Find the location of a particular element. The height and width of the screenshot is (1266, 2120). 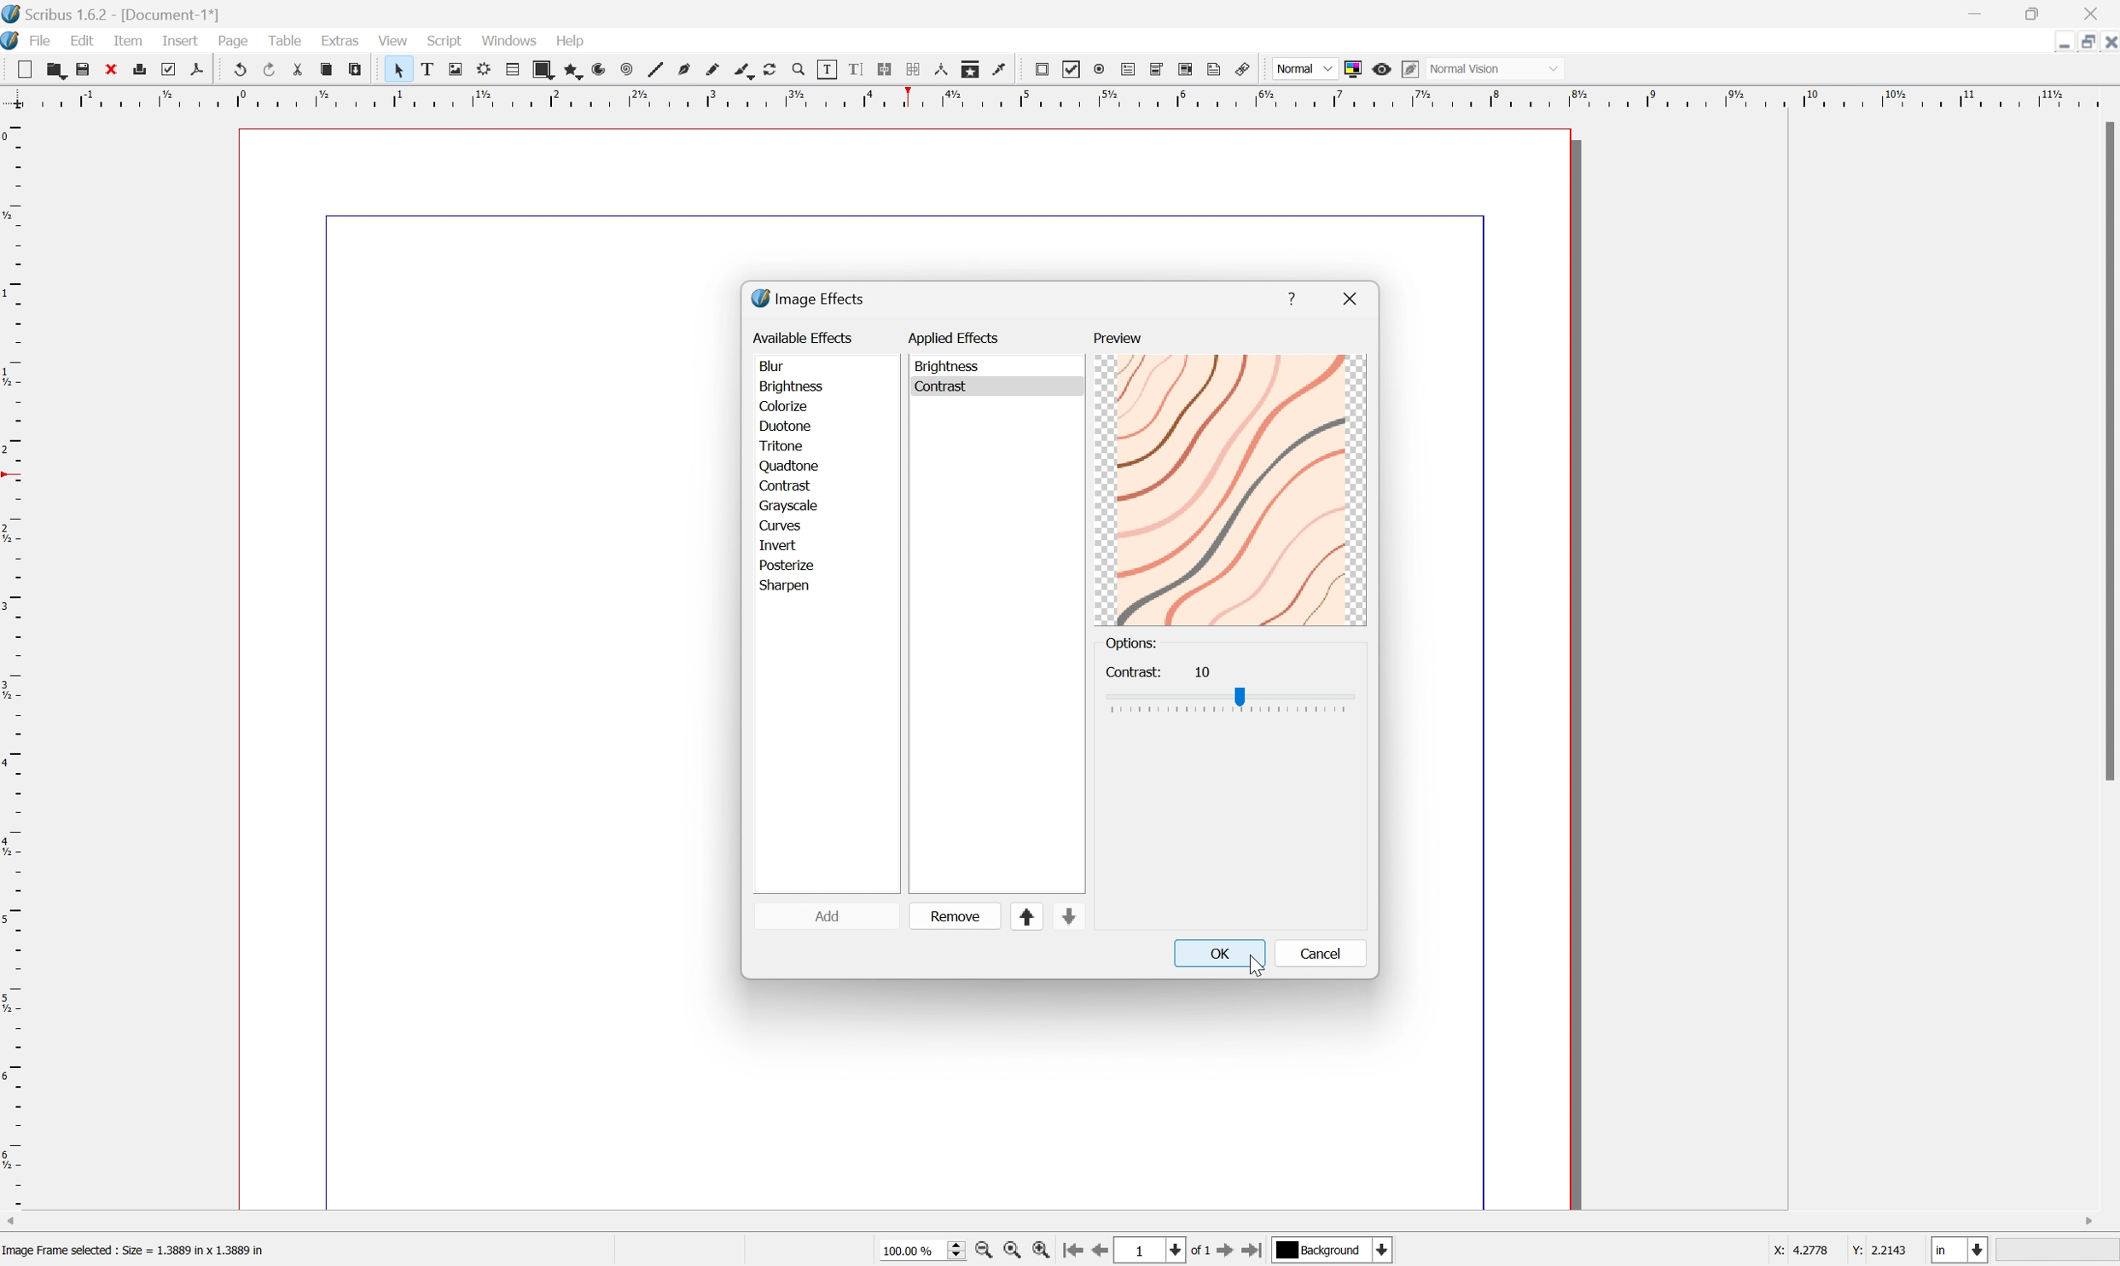

Contrast is located at coordinates (954, 386).